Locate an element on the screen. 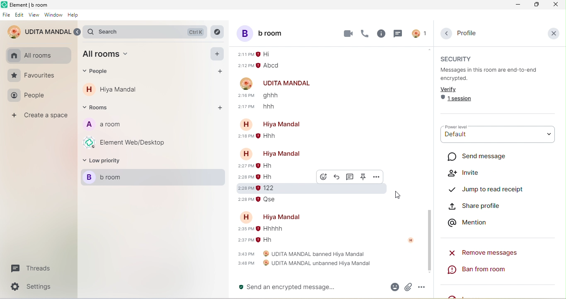 The width and height of the screenshot is (566, 299). element b room is located at coordinates (31, 5).